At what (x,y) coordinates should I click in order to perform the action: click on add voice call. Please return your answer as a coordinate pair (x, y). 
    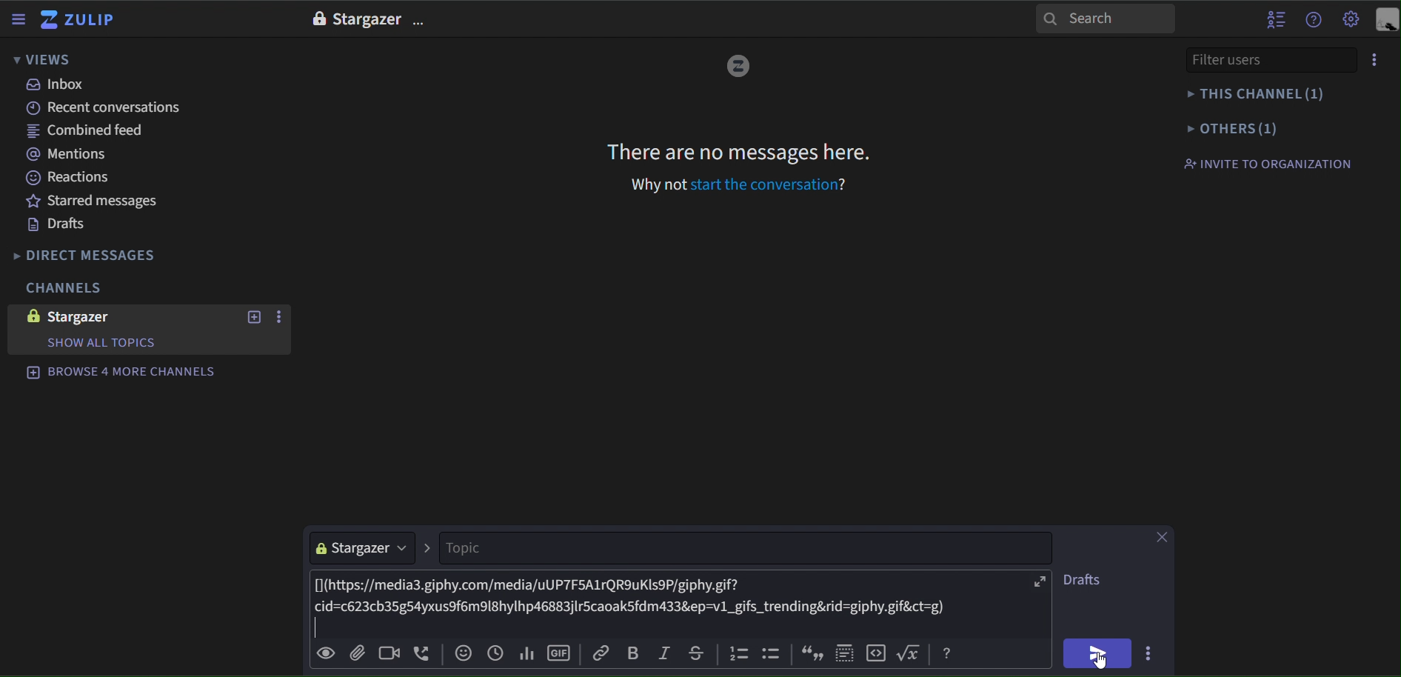
    Looking at the image, I should click on (423, 654).